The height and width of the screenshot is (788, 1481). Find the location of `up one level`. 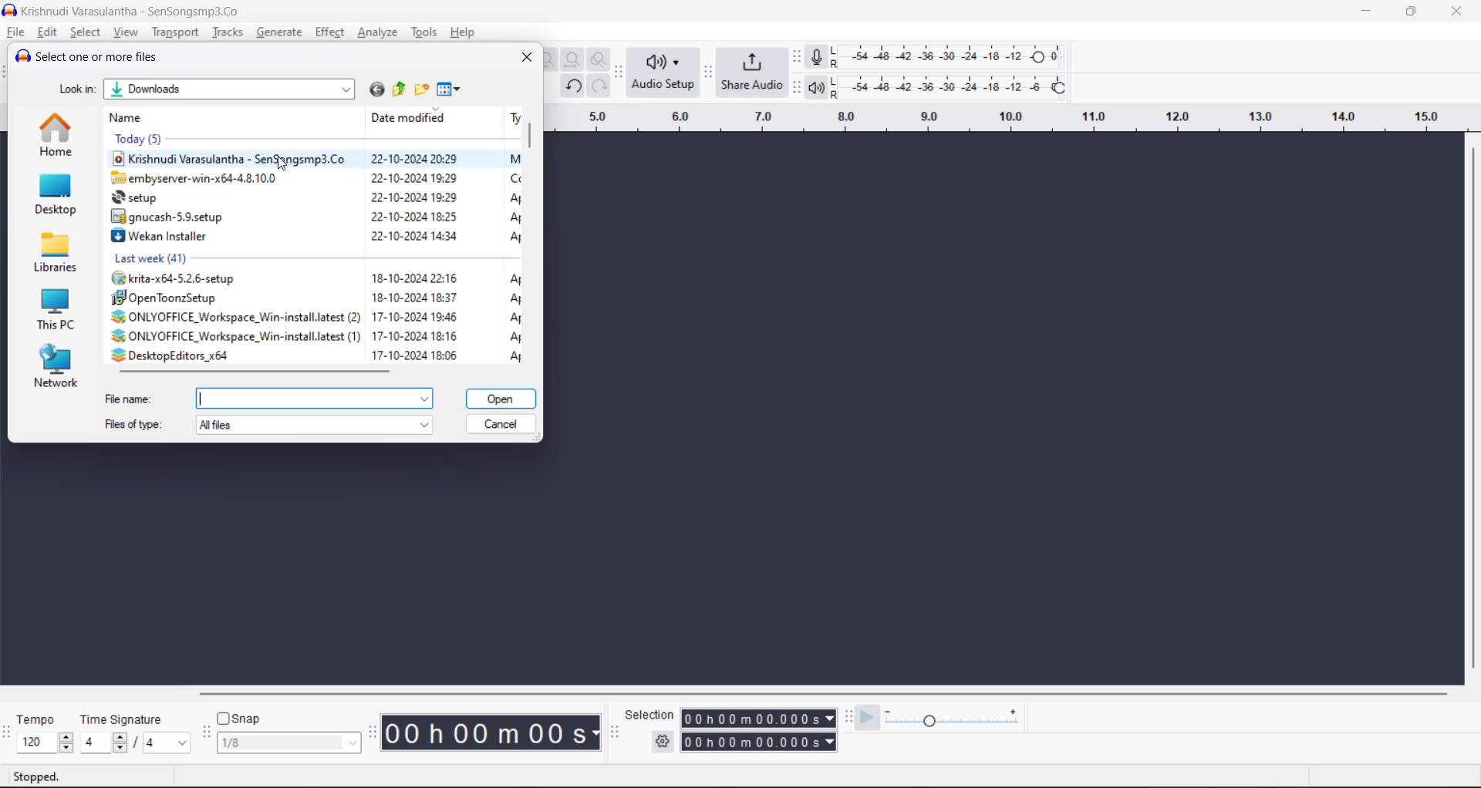

up one level is located at coordinates (398, 90).